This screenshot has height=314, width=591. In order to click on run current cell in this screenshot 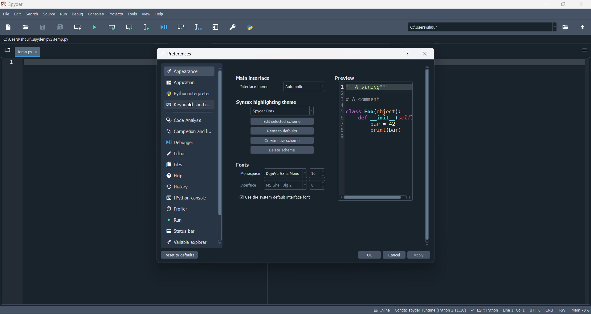, I will do `click(127, 28)`.